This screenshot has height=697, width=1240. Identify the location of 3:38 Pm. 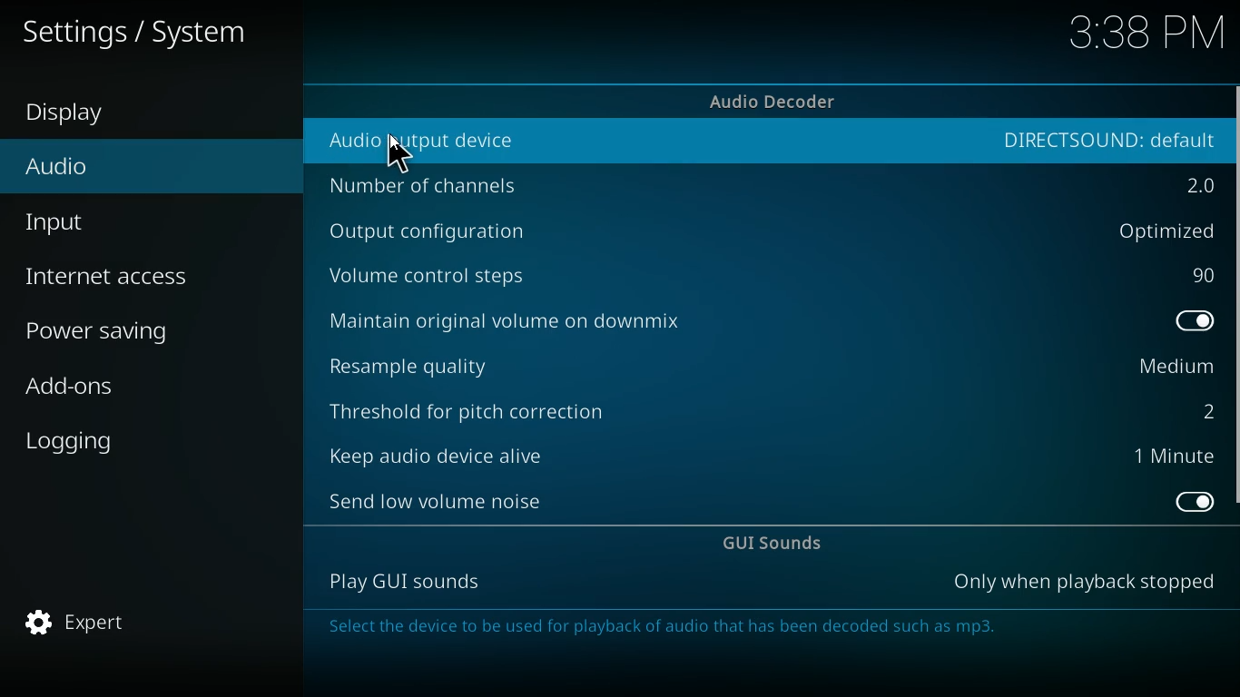
(1139, 35).